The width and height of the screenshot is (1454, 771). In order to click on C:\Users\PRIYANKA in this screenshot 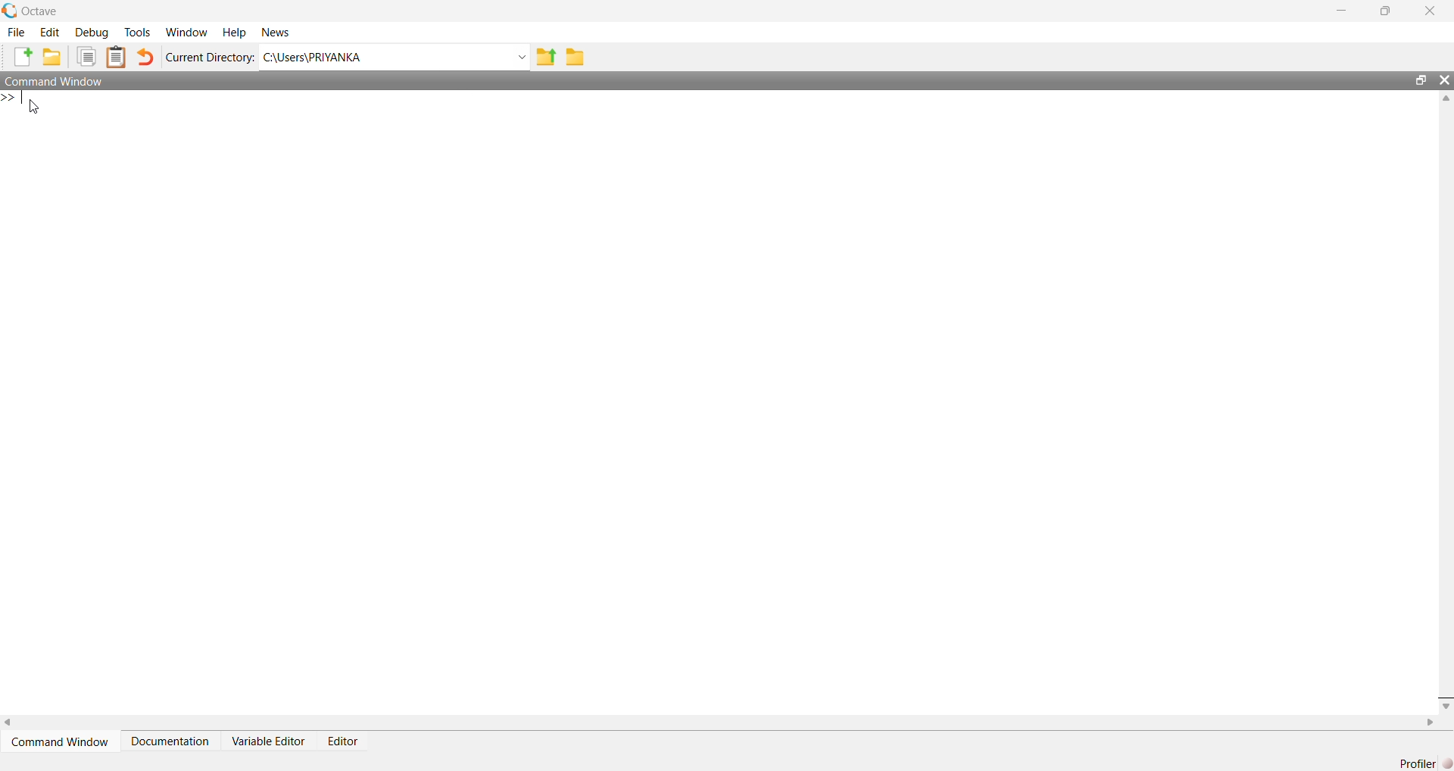, I will do `click(314, 58)`.